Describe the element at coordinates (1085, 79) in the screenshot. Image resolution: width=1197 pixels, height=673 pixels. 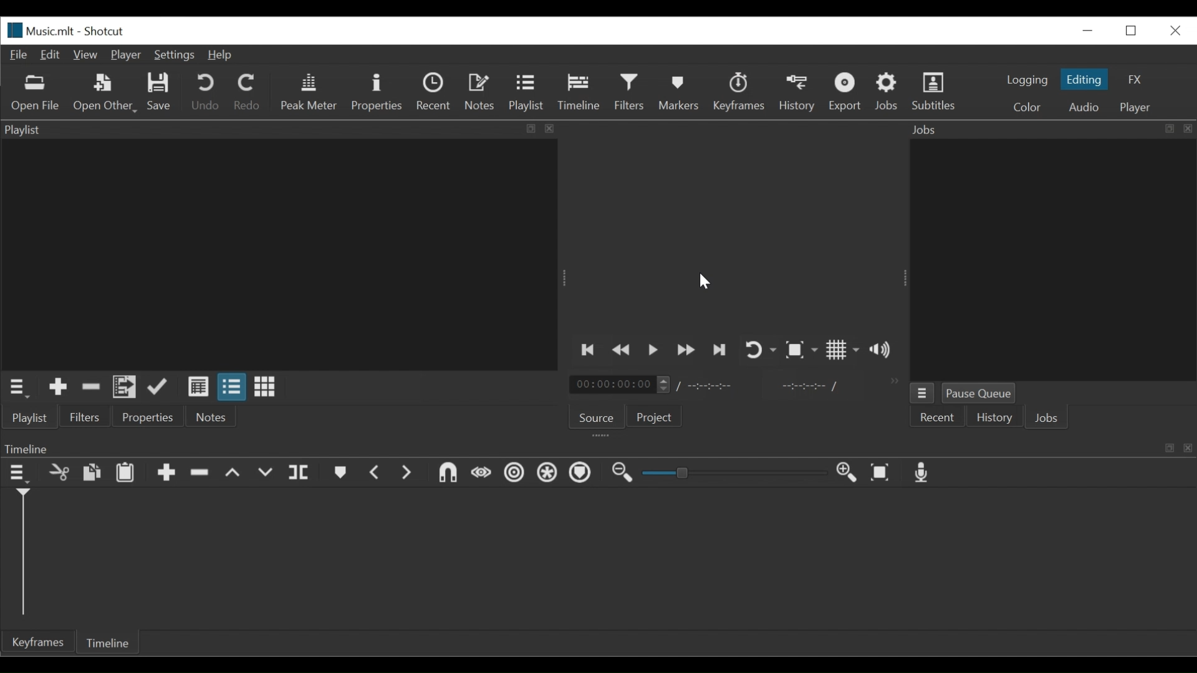
I see `Editing` at that location.